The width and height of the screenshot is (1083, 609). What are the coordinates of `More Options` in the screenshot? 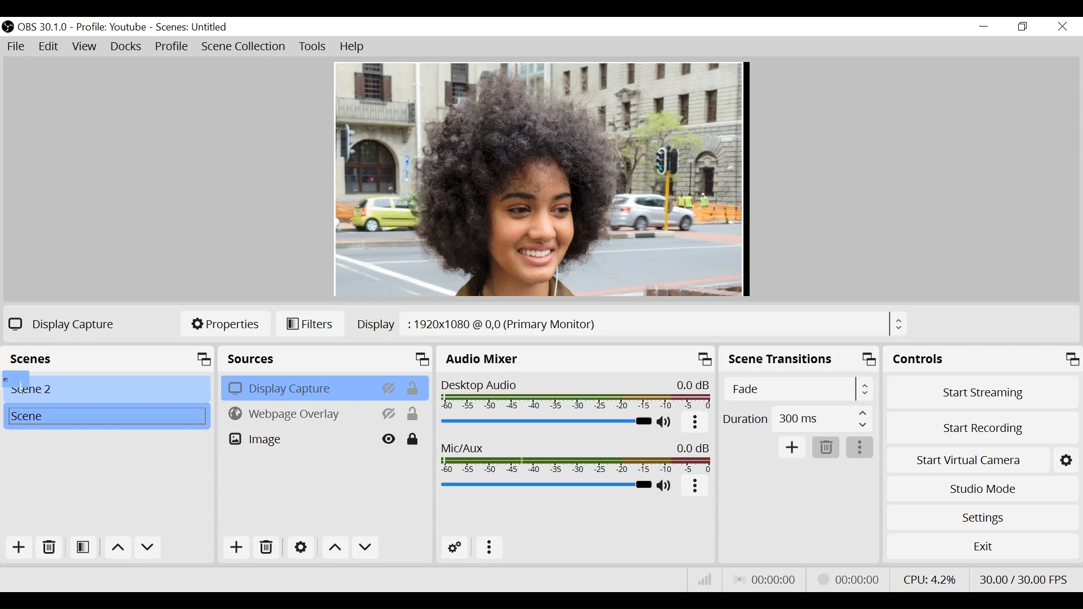 It's located at (695, 423).